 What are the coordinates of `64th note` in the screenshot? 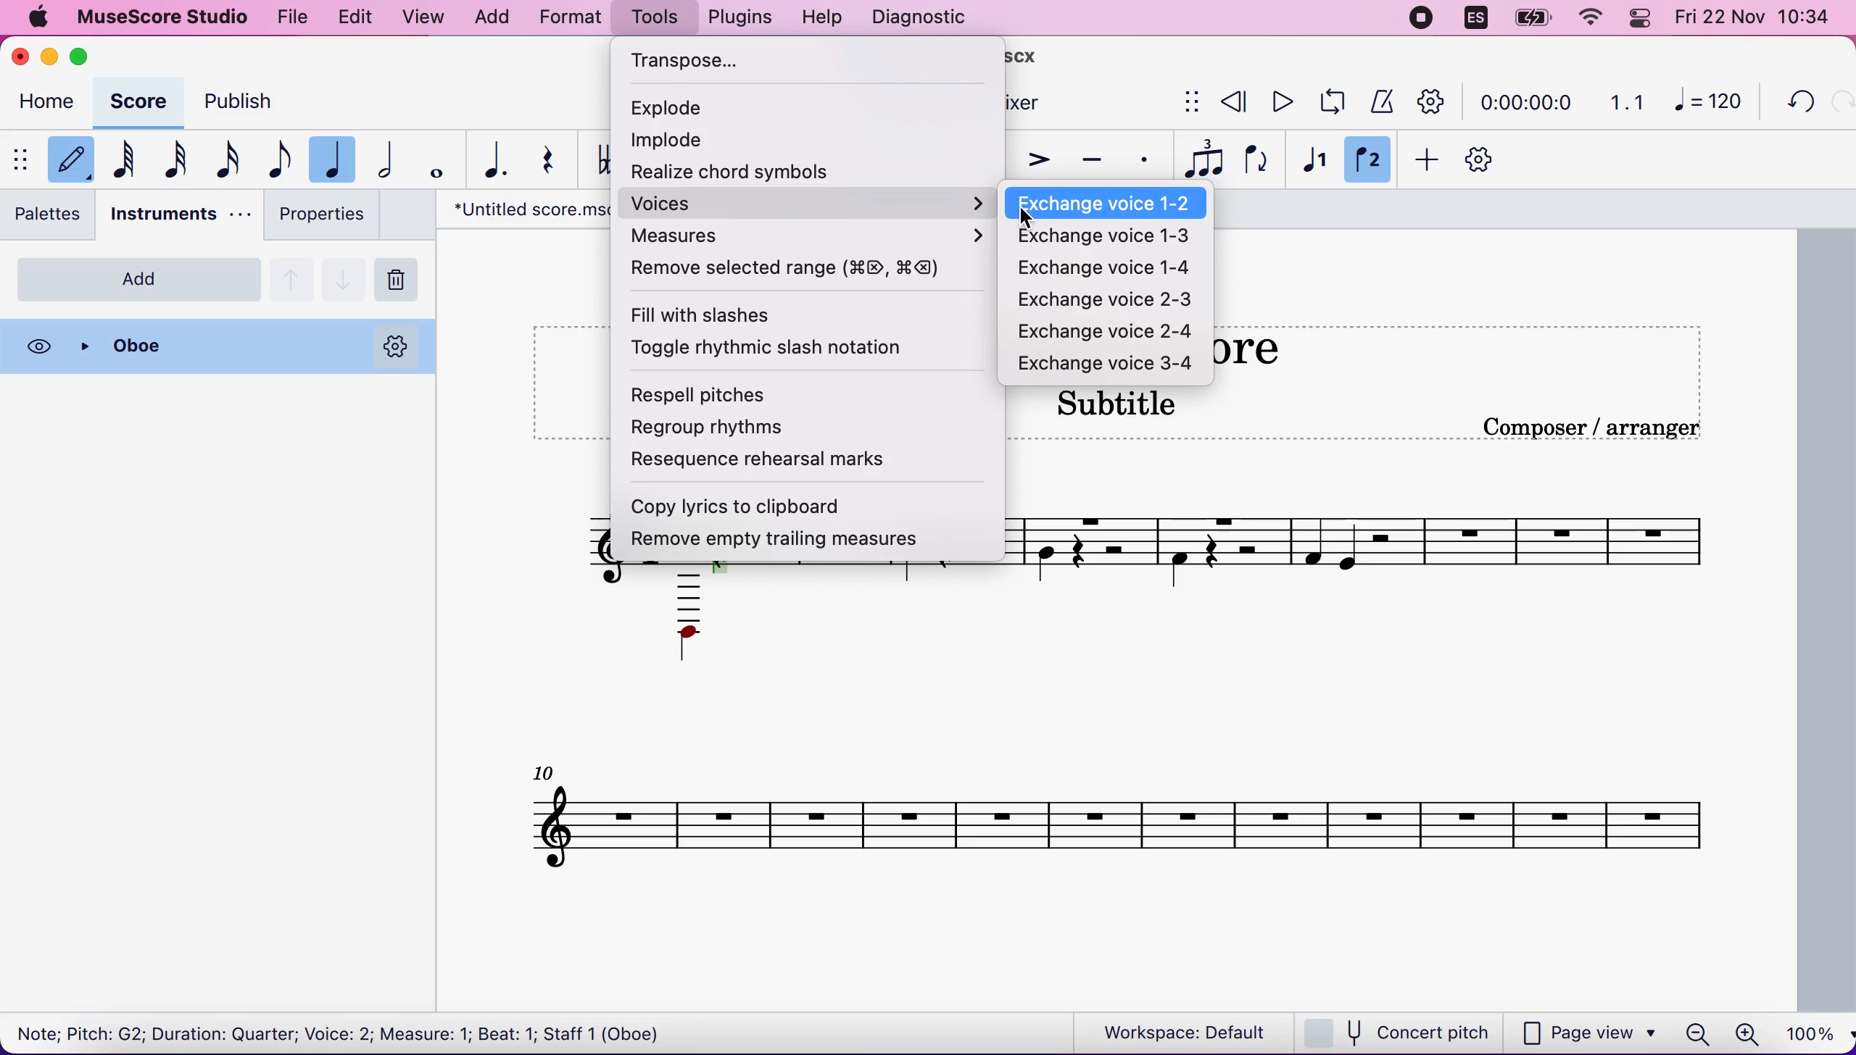 It's located at (132, 157).